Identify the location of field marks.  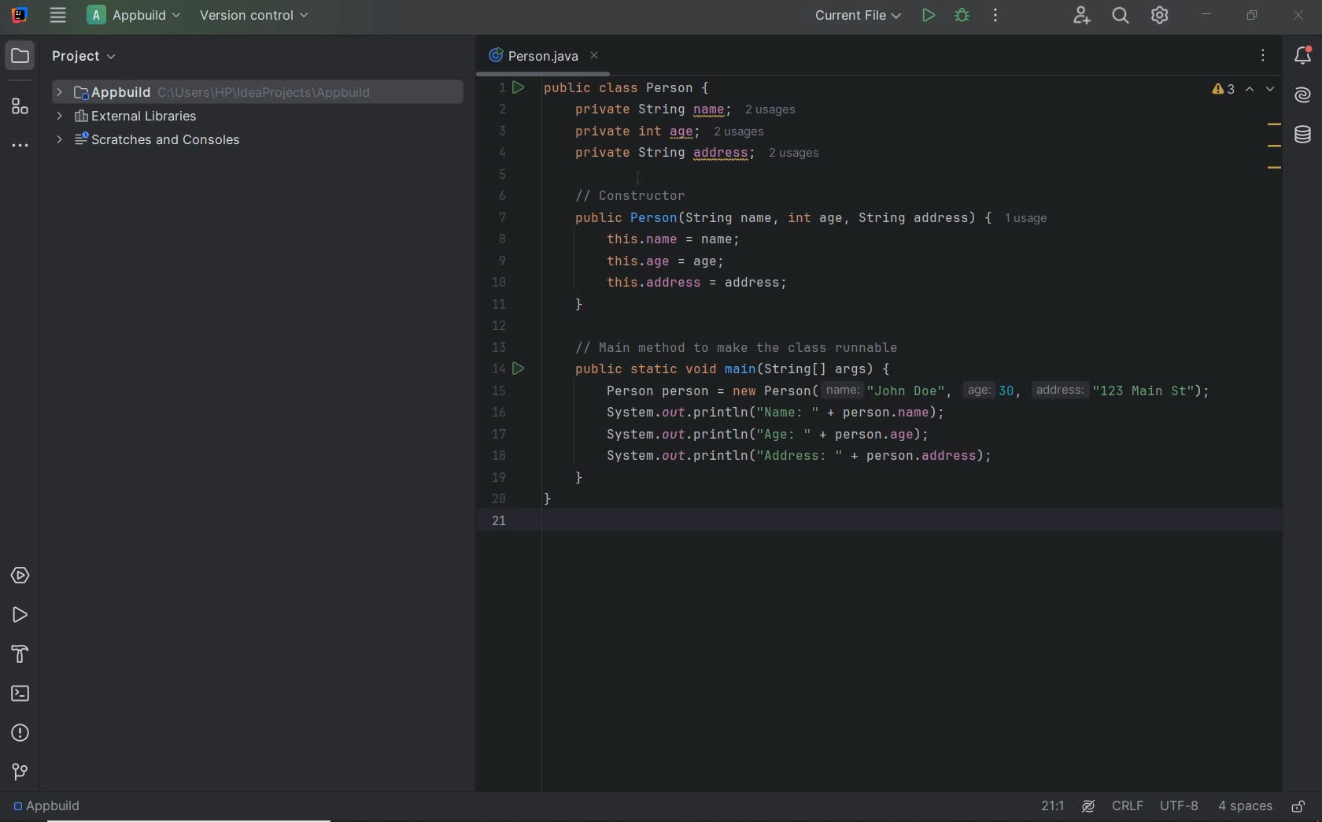
(1274, 149).